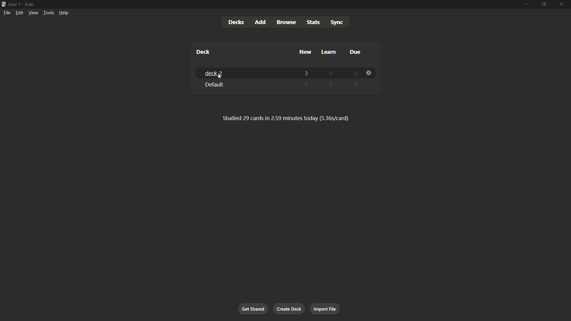 The height and width of the screenshot is (321, 571). Describe the element at coordinates (15, 4) in the screenshot. I see `user 1` at that location.